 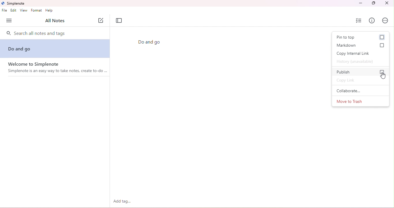 What do you see at coordinates (381, 71) in the screenshot?
I see `checkbox` at bounding box center [381, 71].